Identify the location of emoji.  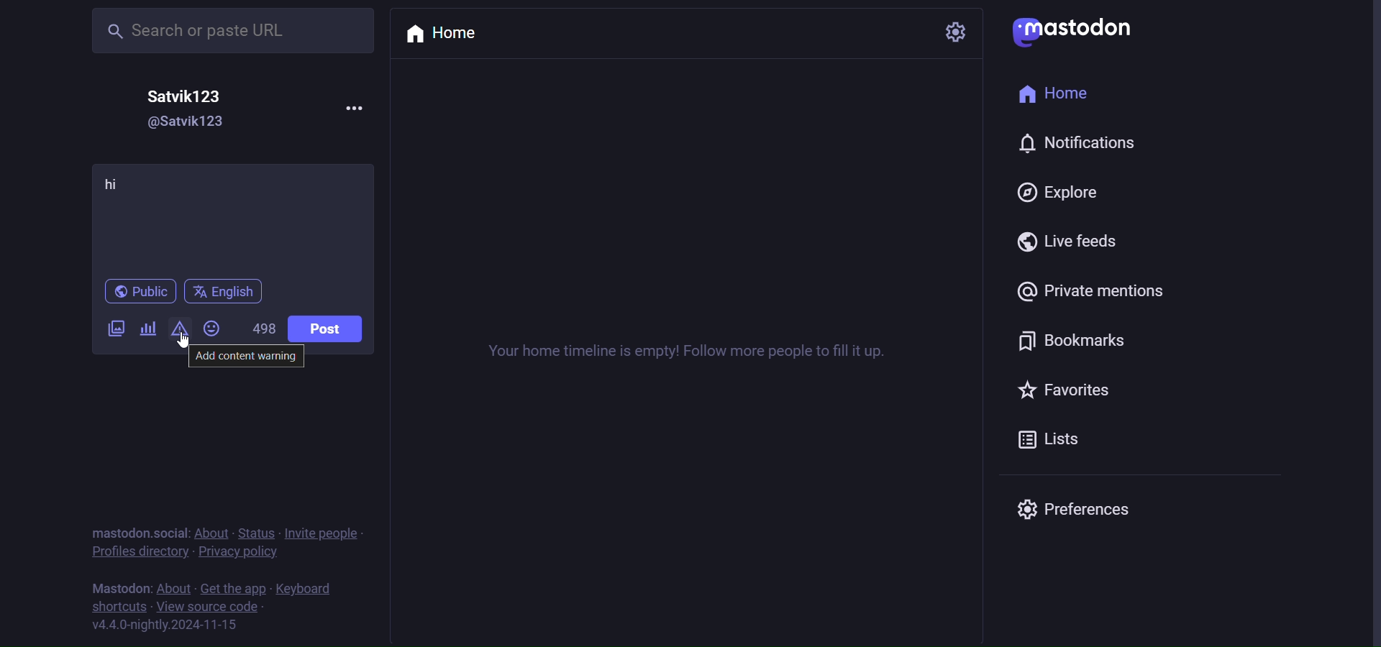
(212, 329).